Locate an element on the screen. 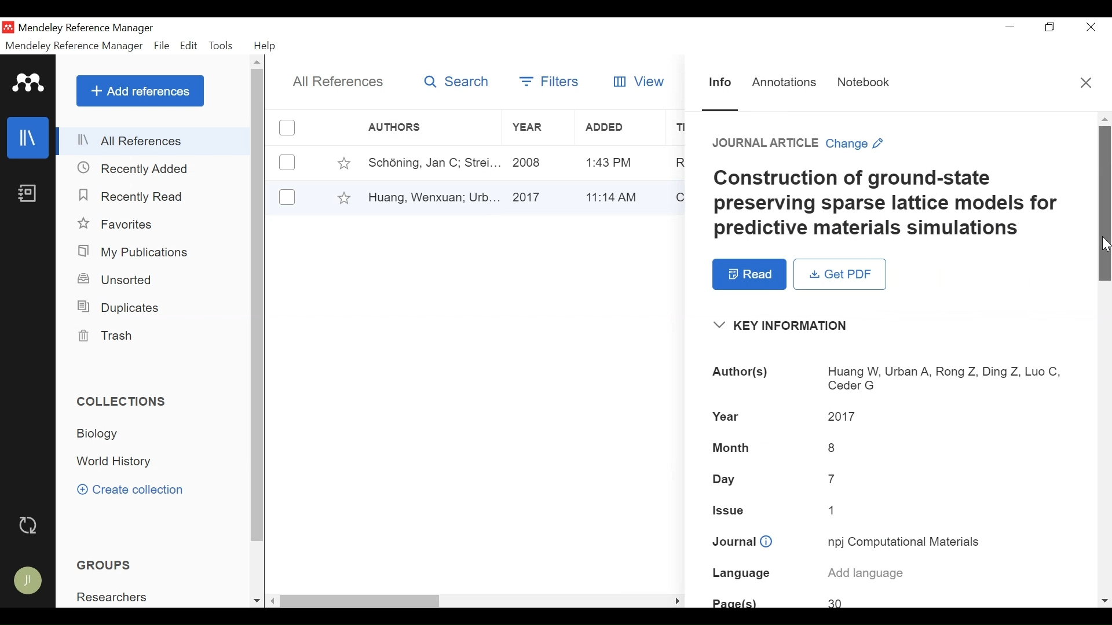 Image resolution: width=1112 pixels, height=625 pixels. Scroll down is located at coordinates (257, 602).